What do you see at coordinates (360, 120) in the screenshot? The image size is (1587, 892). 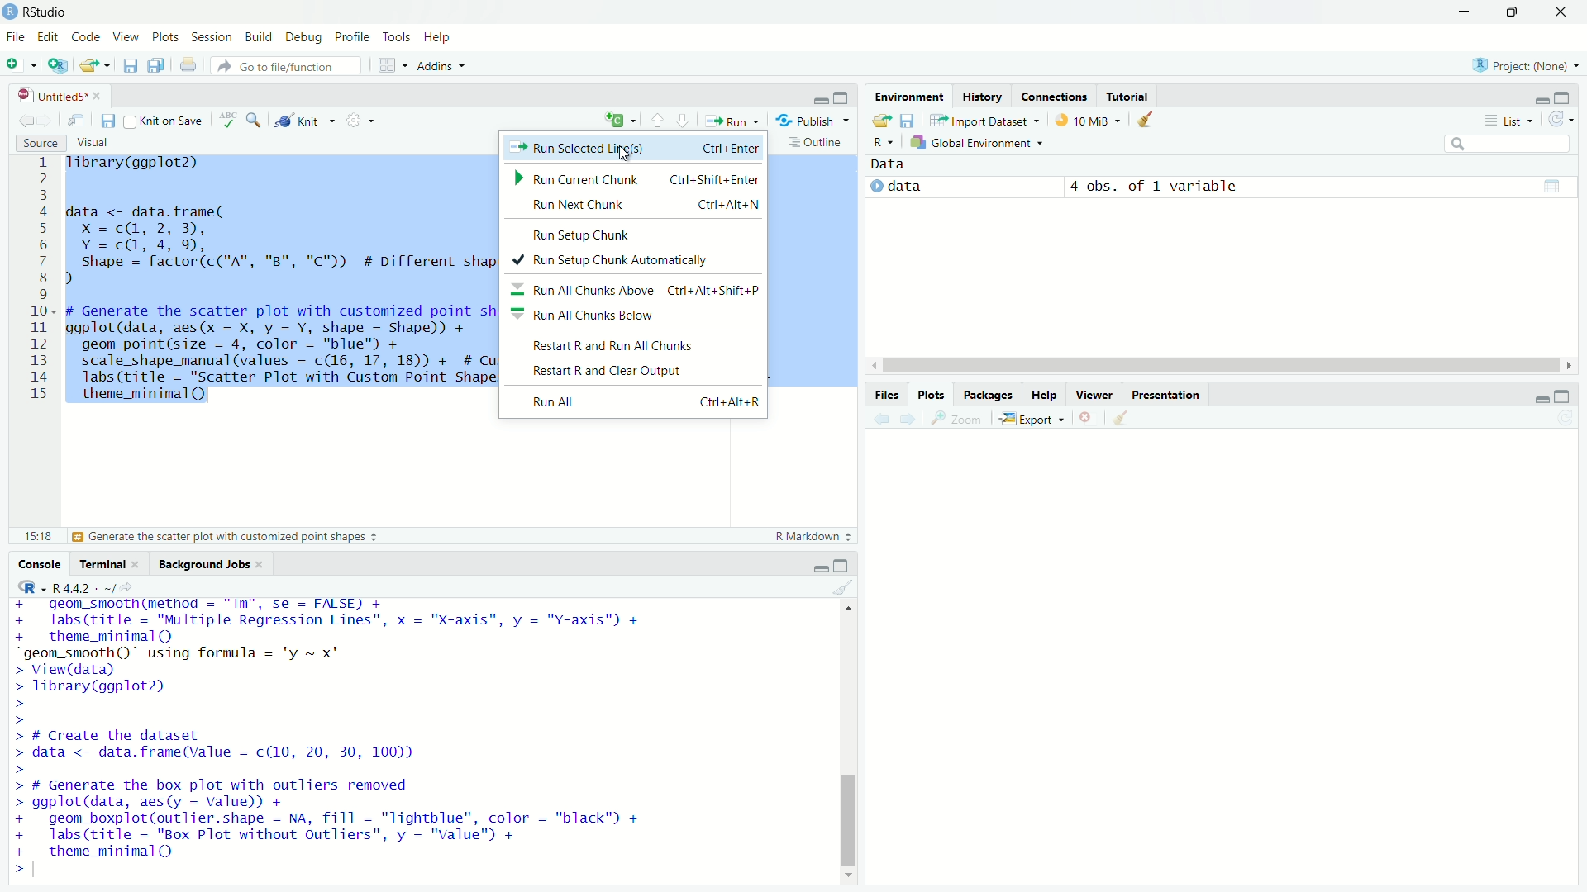 I see `More options` at bounding box center [360, 120].